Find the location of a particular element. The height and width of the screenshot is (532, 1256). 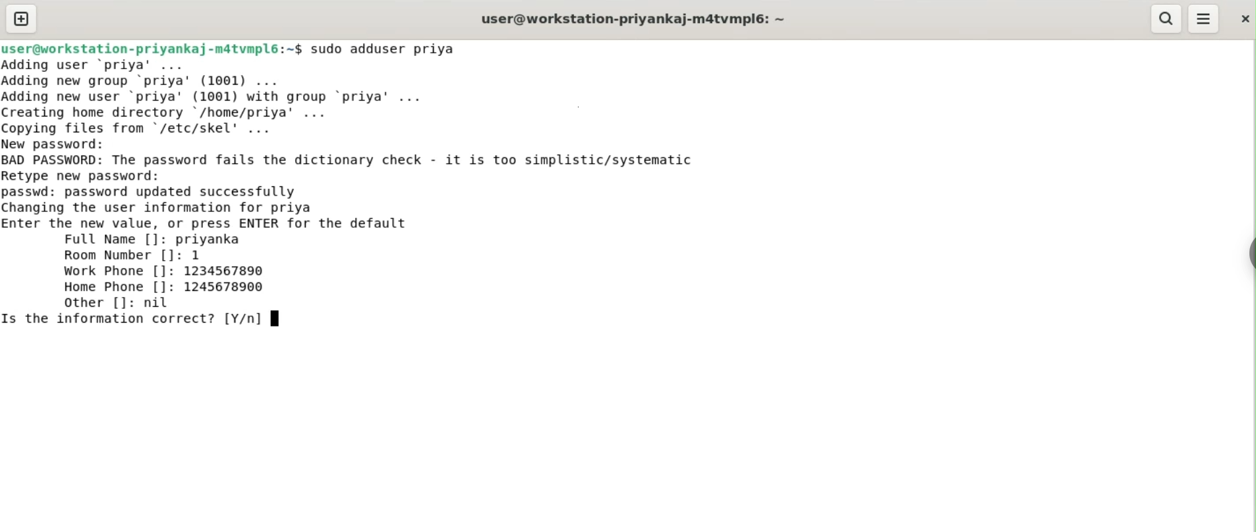

retype new password: is located at coordinates (91, 175).